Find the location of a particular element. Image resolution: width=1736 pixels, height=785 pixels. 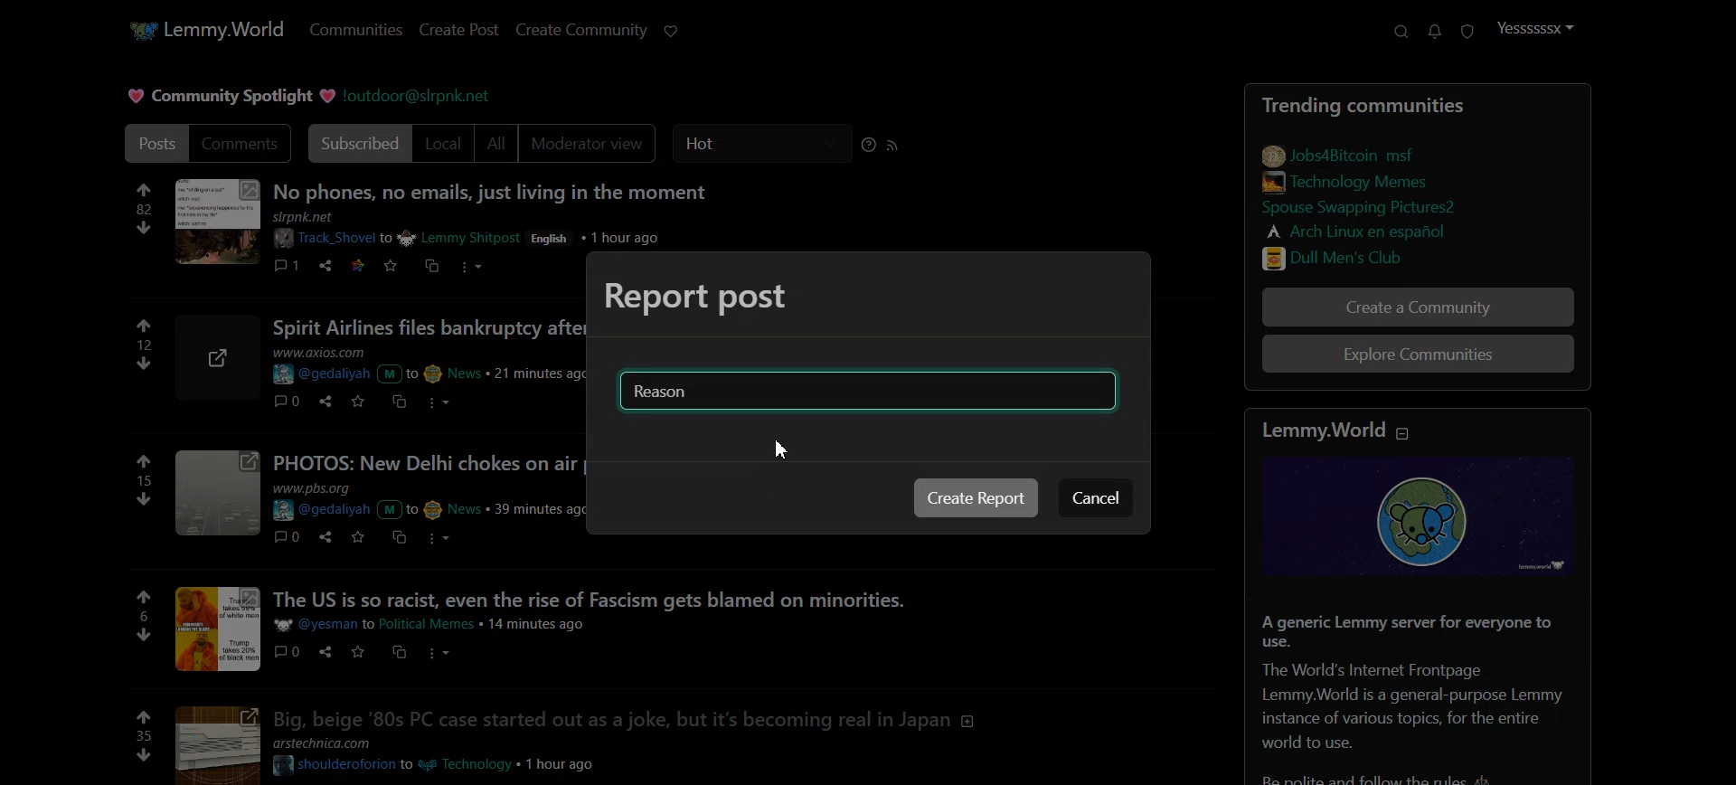

link is located at coordinates (1341, 153).